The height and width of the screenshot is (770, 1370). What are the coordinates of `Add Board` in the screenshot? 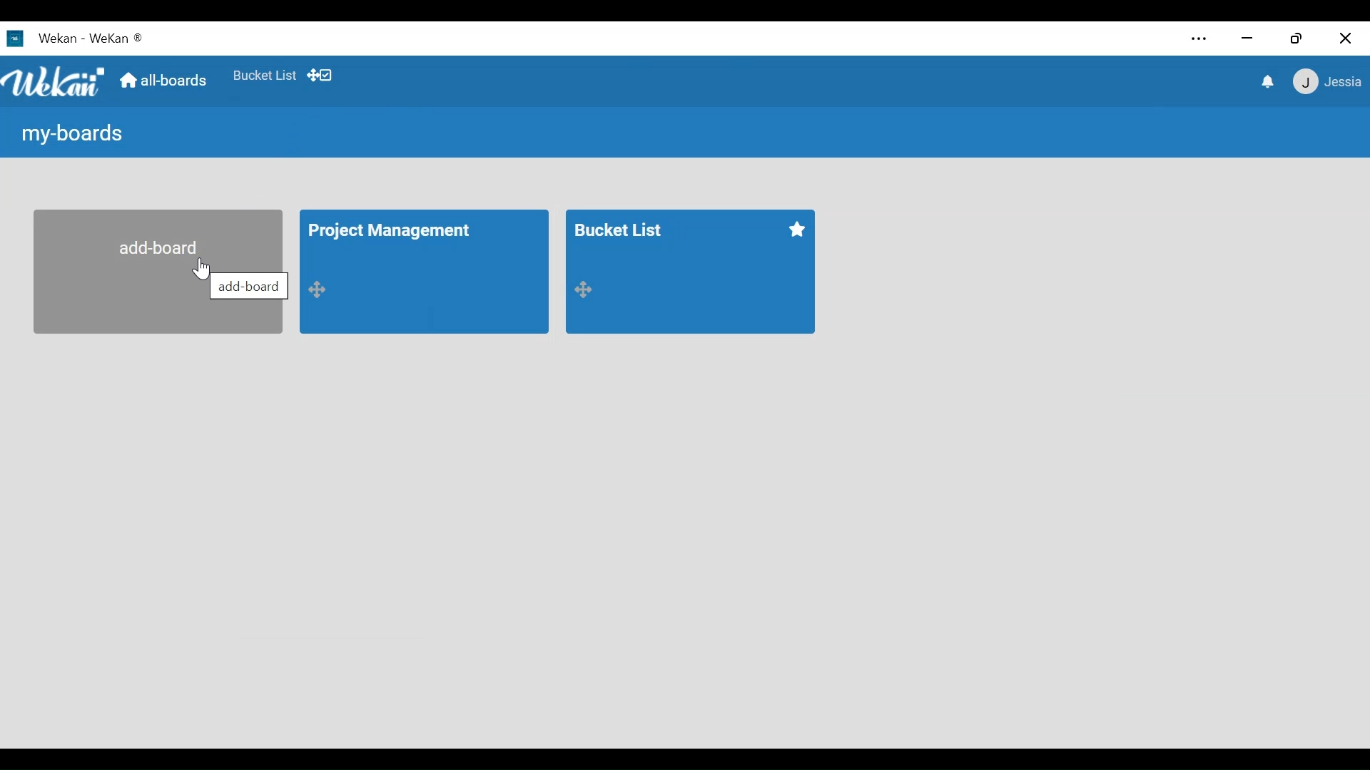 It's located at (158, 271).